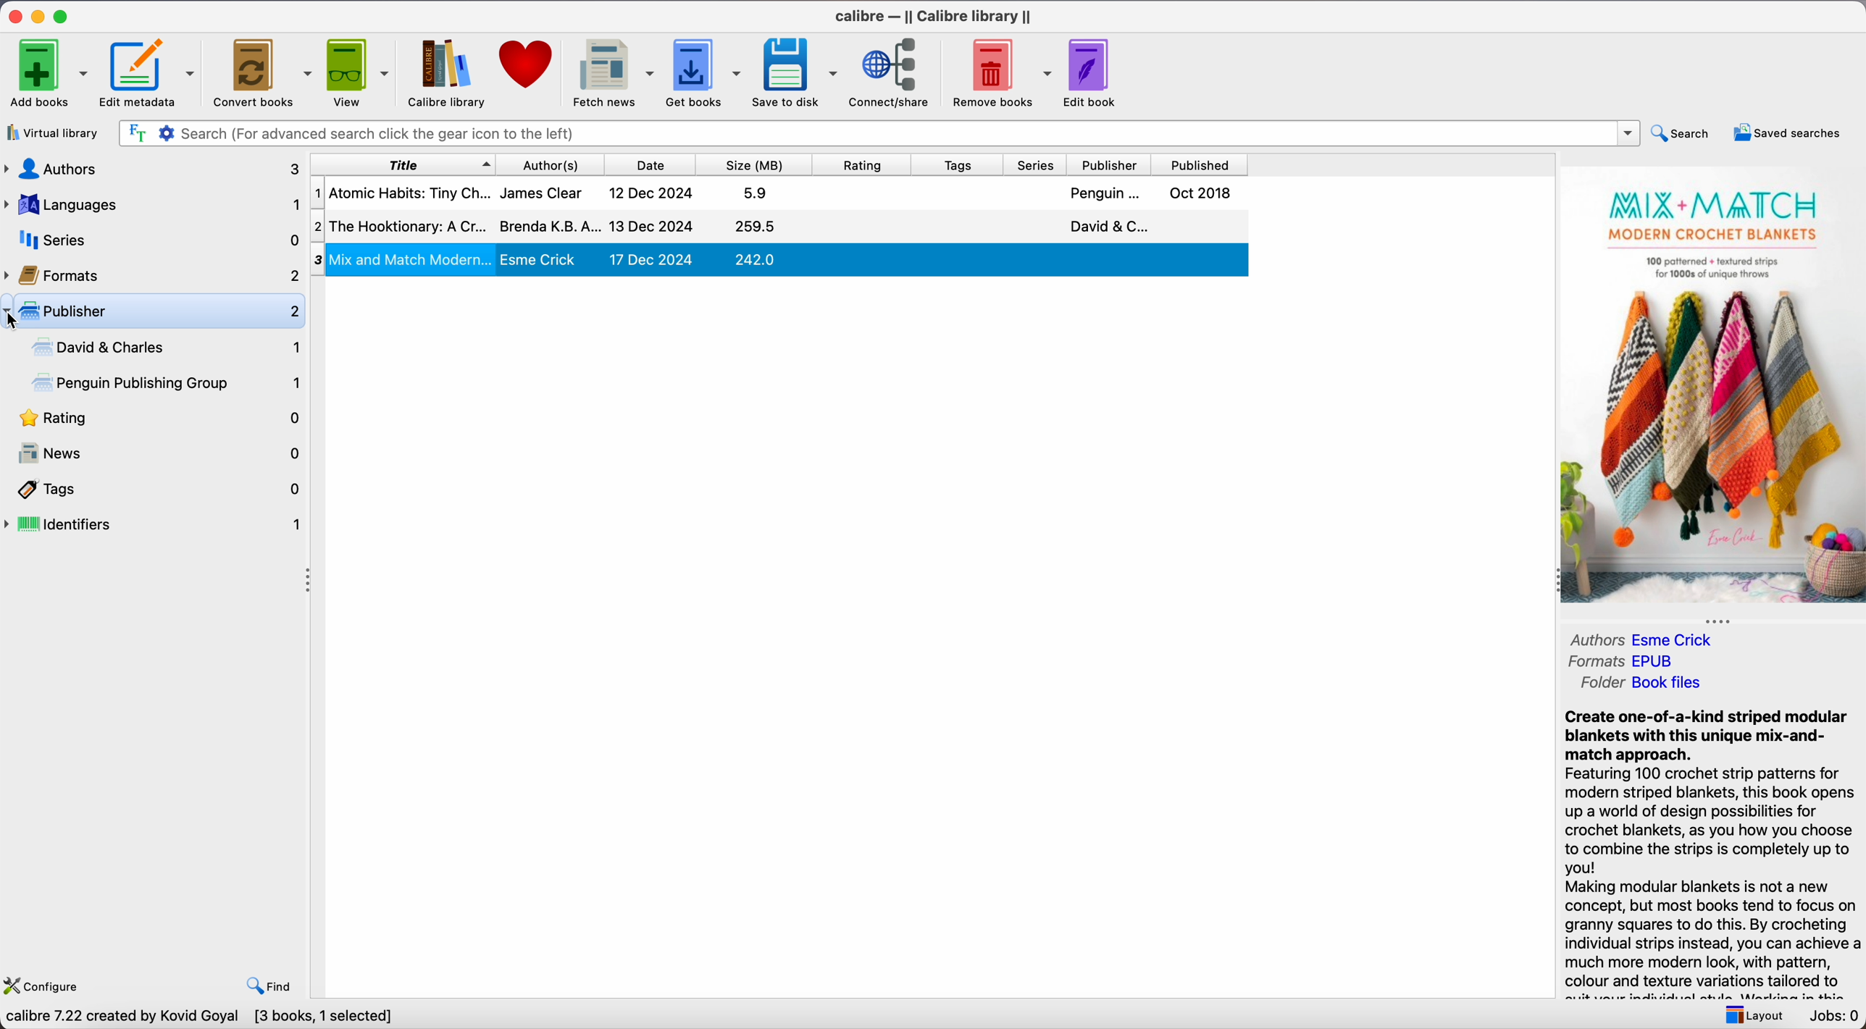 The width and height of the screenshot is (1866, 1029). What do you see at coordinates (48, 71) in the screenshot?
I see `add books` at bounding box center [48, 71].